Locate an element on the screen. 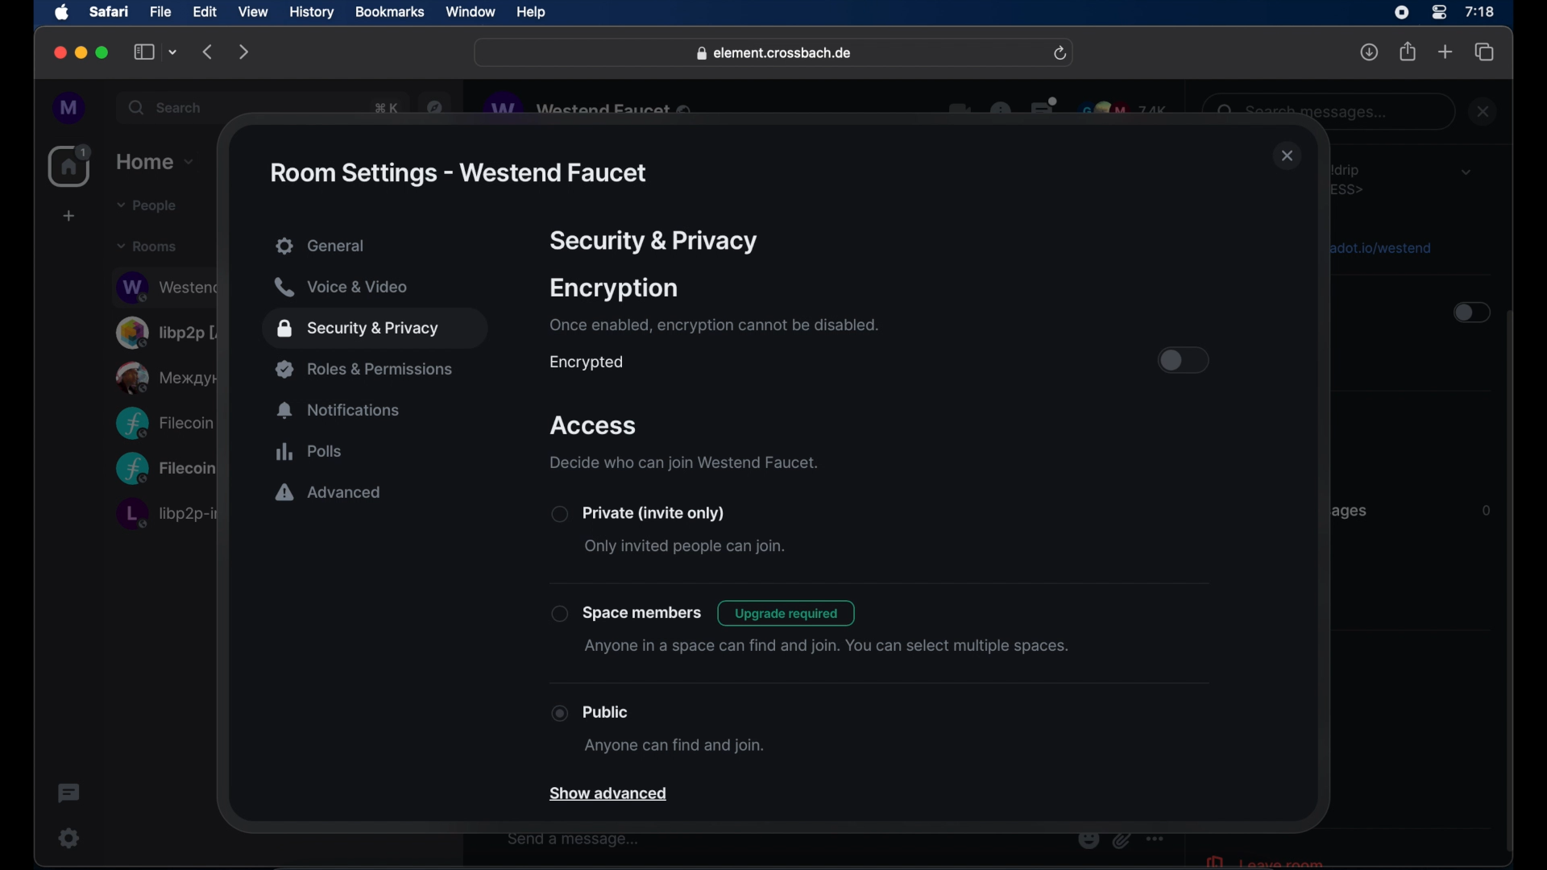 The width and height of the screenshot is (1547, 870). refresh is located at coordinates (1060, 54).